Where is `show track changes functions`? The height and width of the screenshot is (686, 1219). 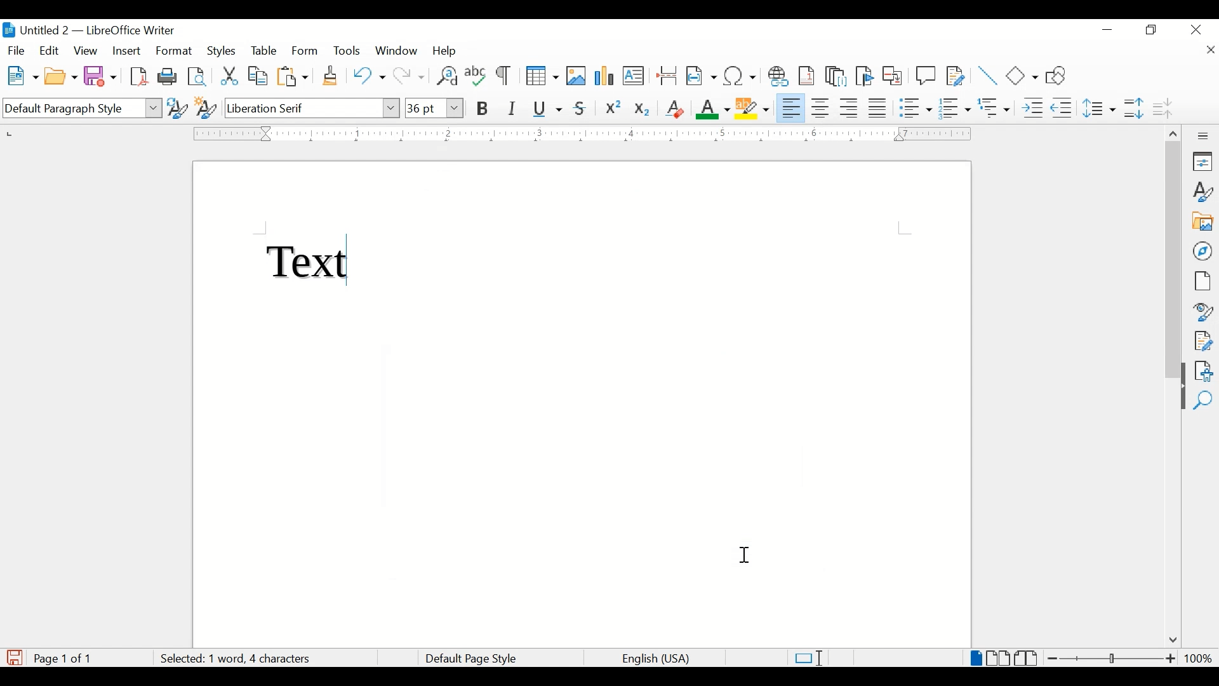
show track changes functions is located at coordinates (956, 75).